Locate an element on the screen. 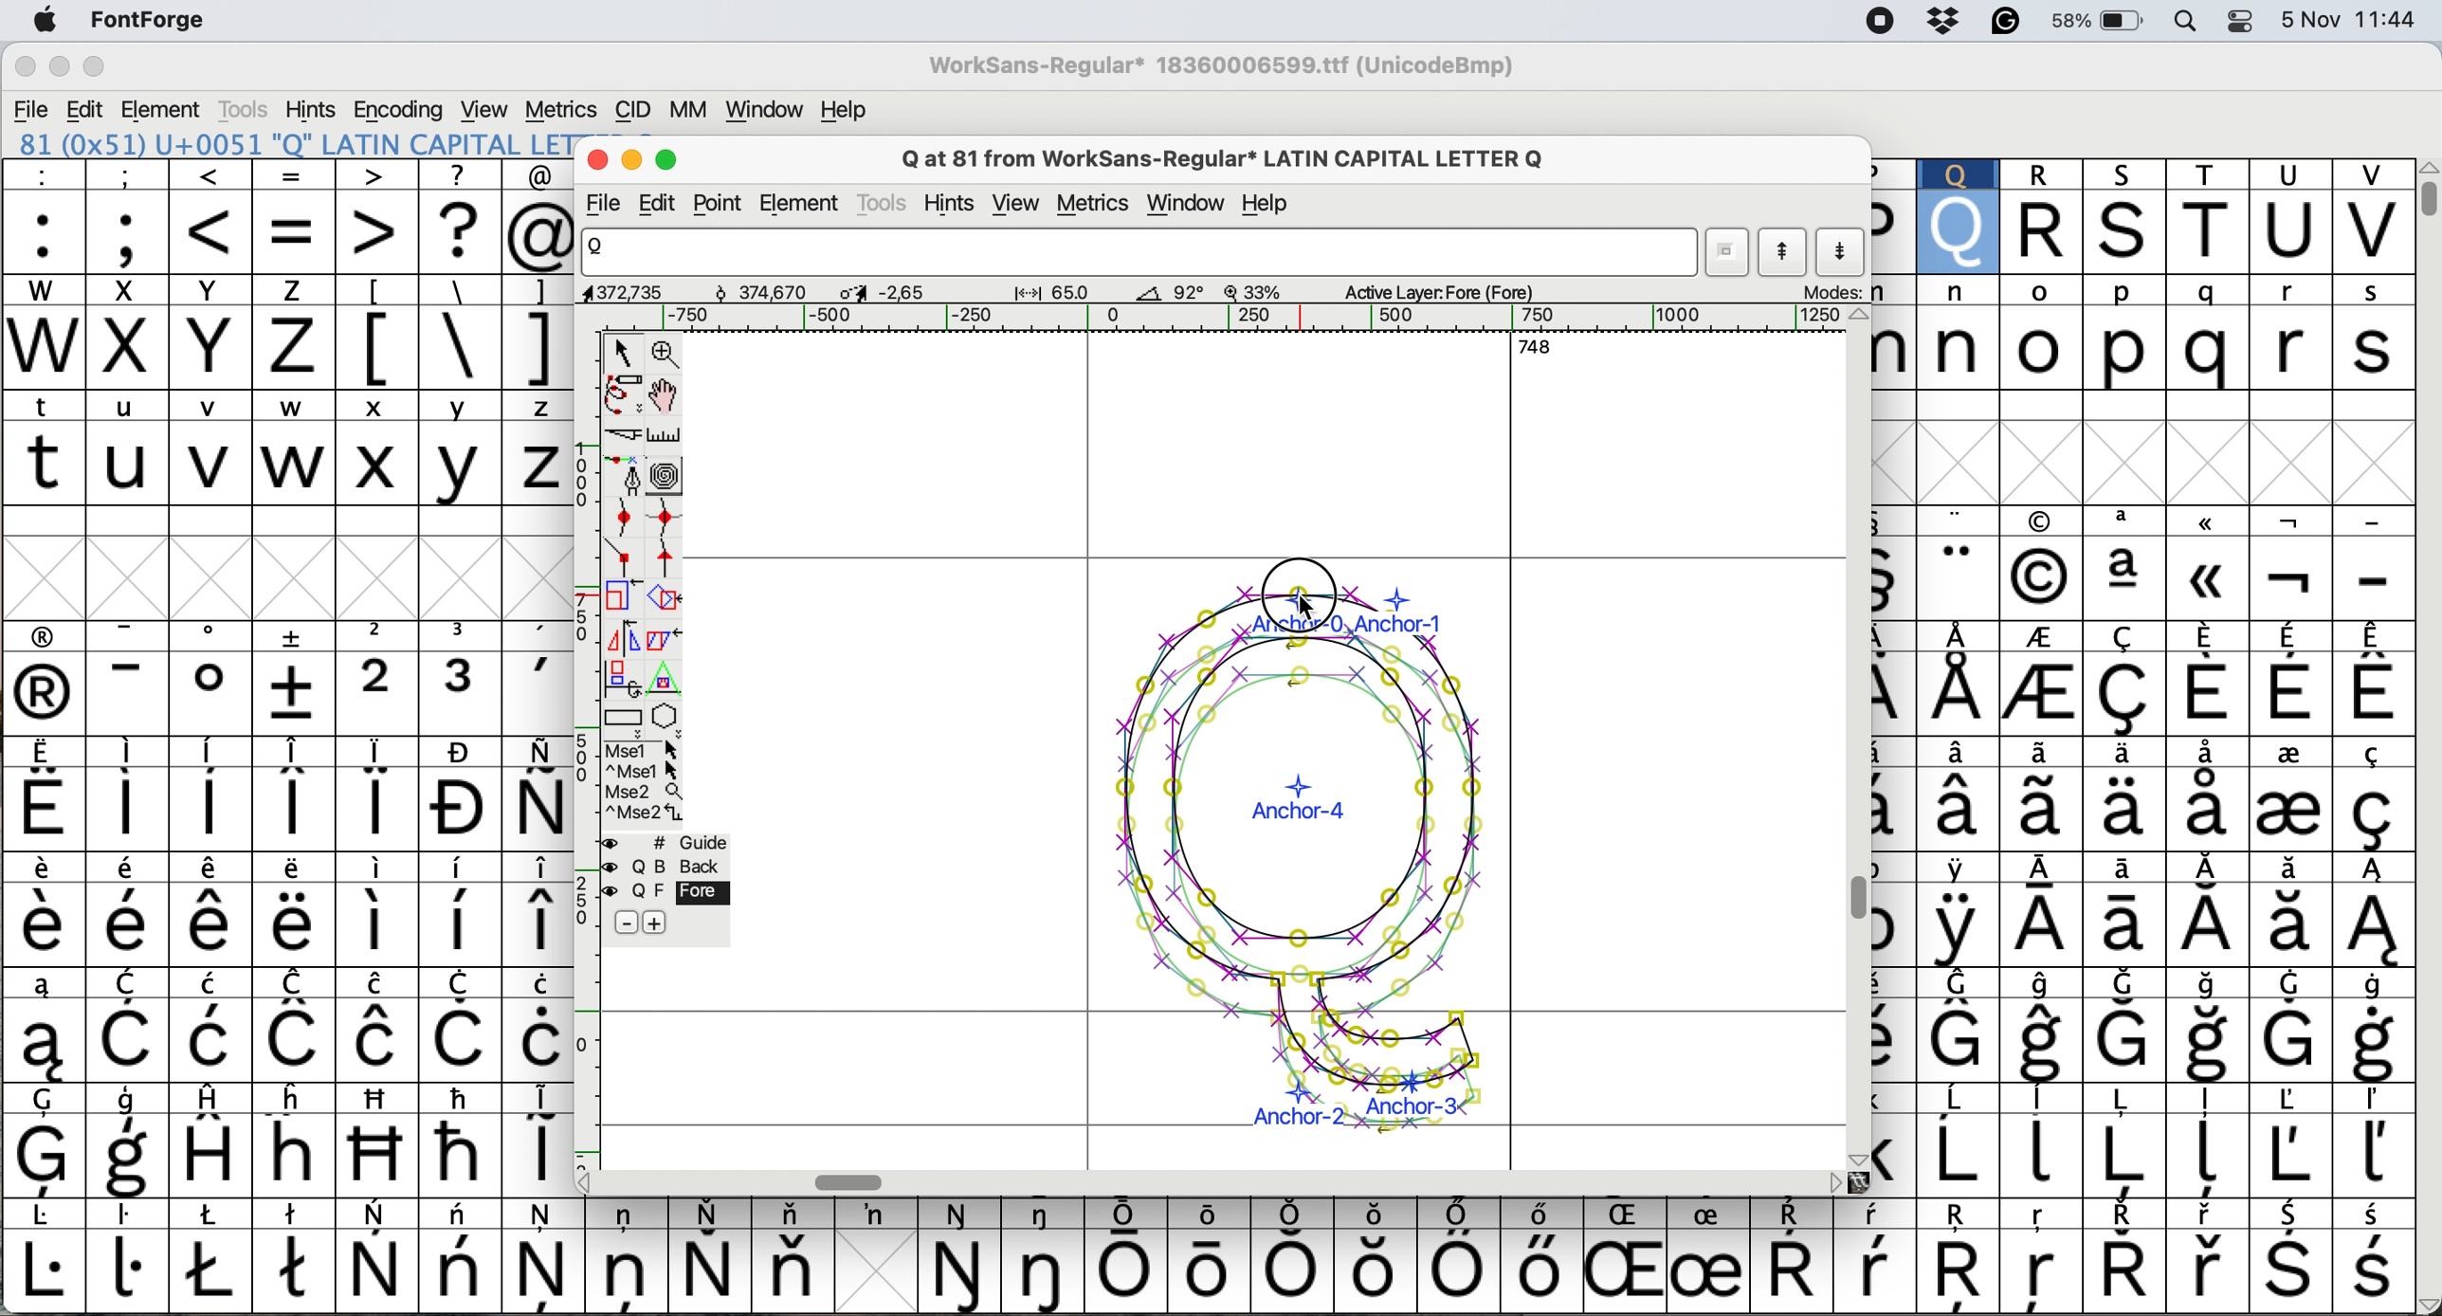  lowercase letters is located at coordinates (292, 410).